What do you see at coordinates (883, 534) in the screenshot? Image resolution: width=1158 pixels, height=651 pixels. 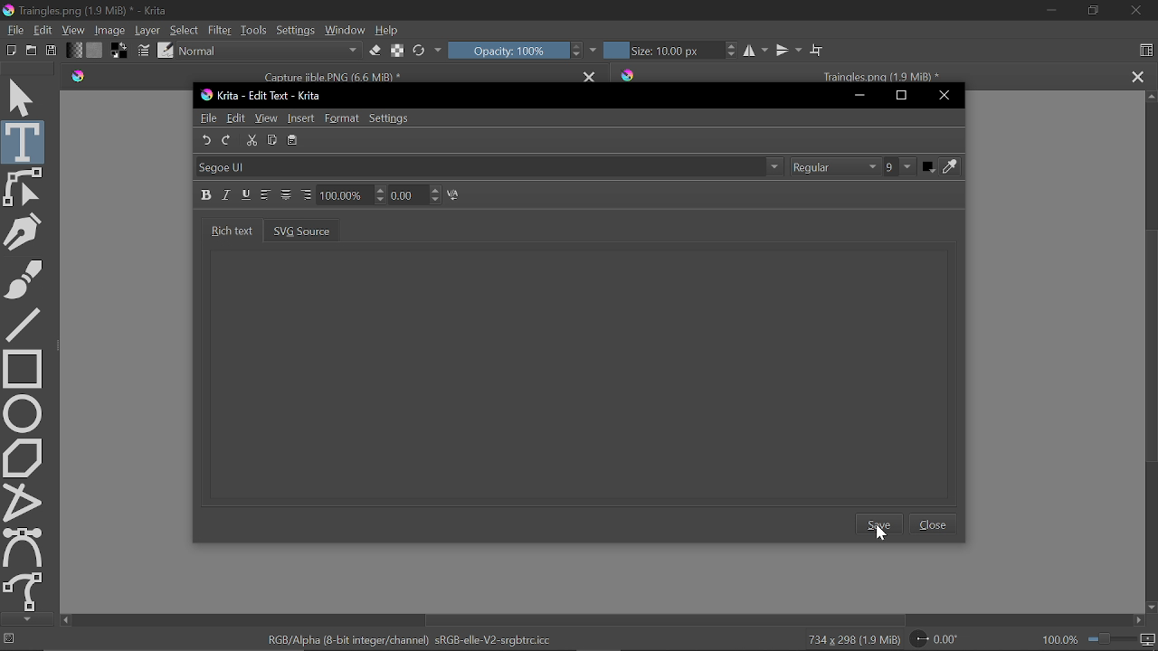 I see `Cursor` at bounding box center [883, 534].